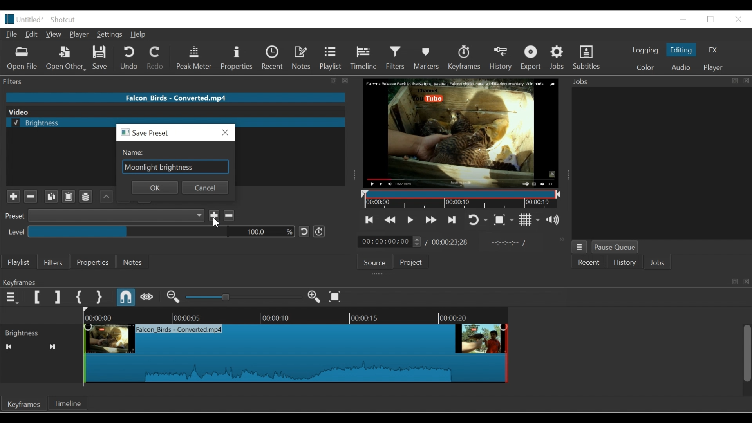 This screenshot has height=423, width=752. I want to click on Show the volume control, so click(555, 221).